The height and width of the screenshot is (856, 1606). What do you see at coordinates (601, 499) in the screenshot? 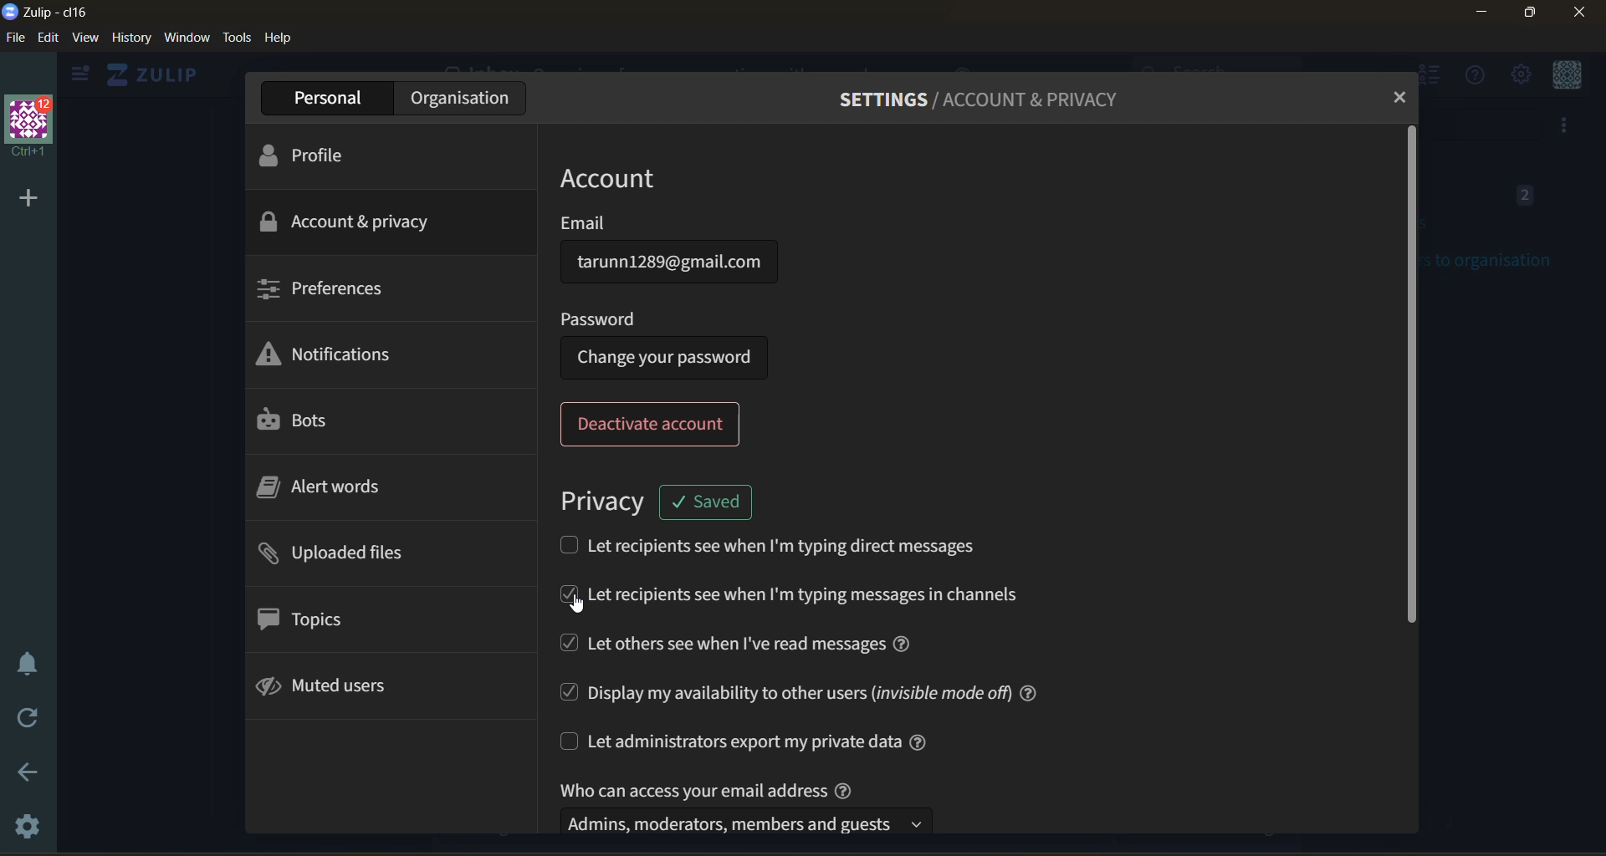
I see `privacy` at bounding box center [601, 499].